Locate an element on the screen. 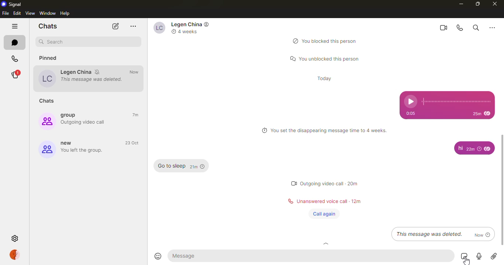  stories is located at coordinates (17, 75).